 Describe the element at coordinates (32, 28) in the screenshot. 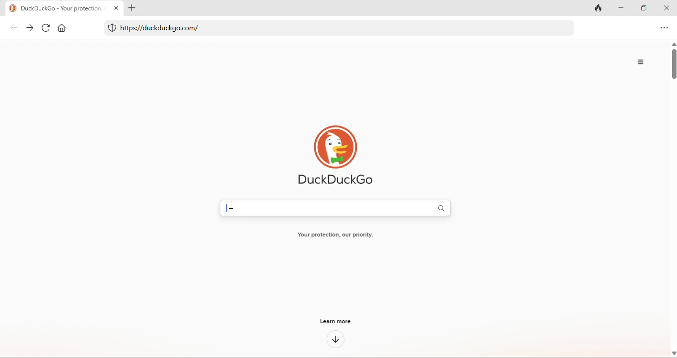

I see `forward` at that location.